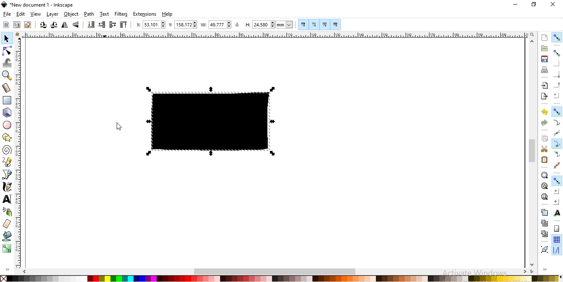 The width and height of the screenshot is (563, 282). Describe the element at coordinates (7, 125) in the screenshot. I see `create circles, ellipses andarcs` at that location.